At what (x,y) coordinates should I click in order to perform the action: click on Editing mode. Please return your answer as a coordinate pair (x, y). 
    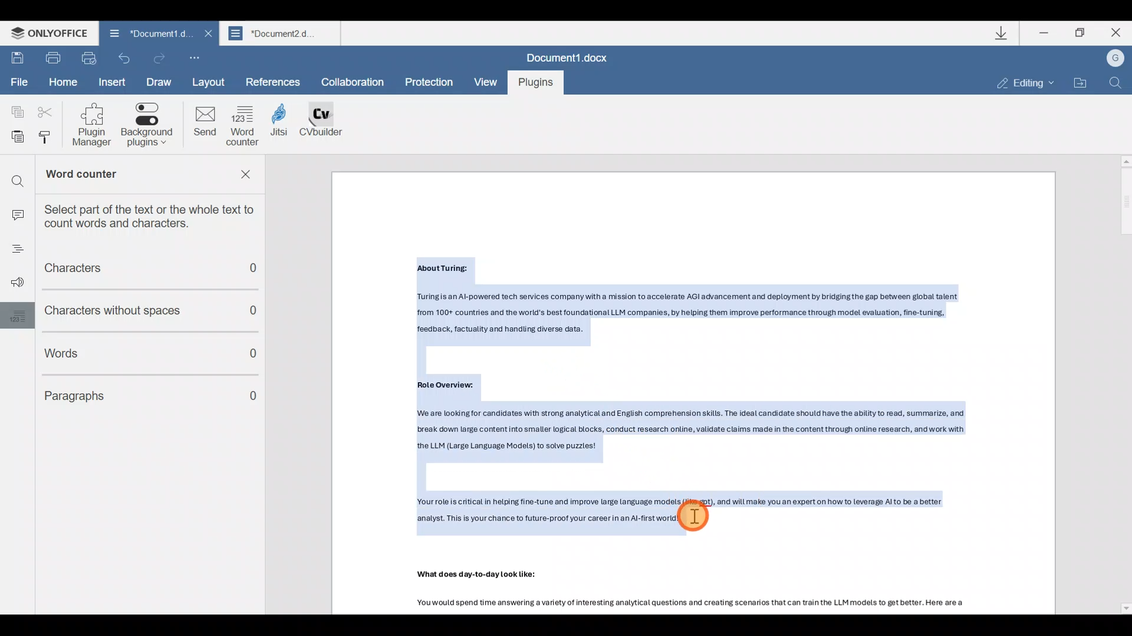
    Looking at the image, I should click on (1018, 83).